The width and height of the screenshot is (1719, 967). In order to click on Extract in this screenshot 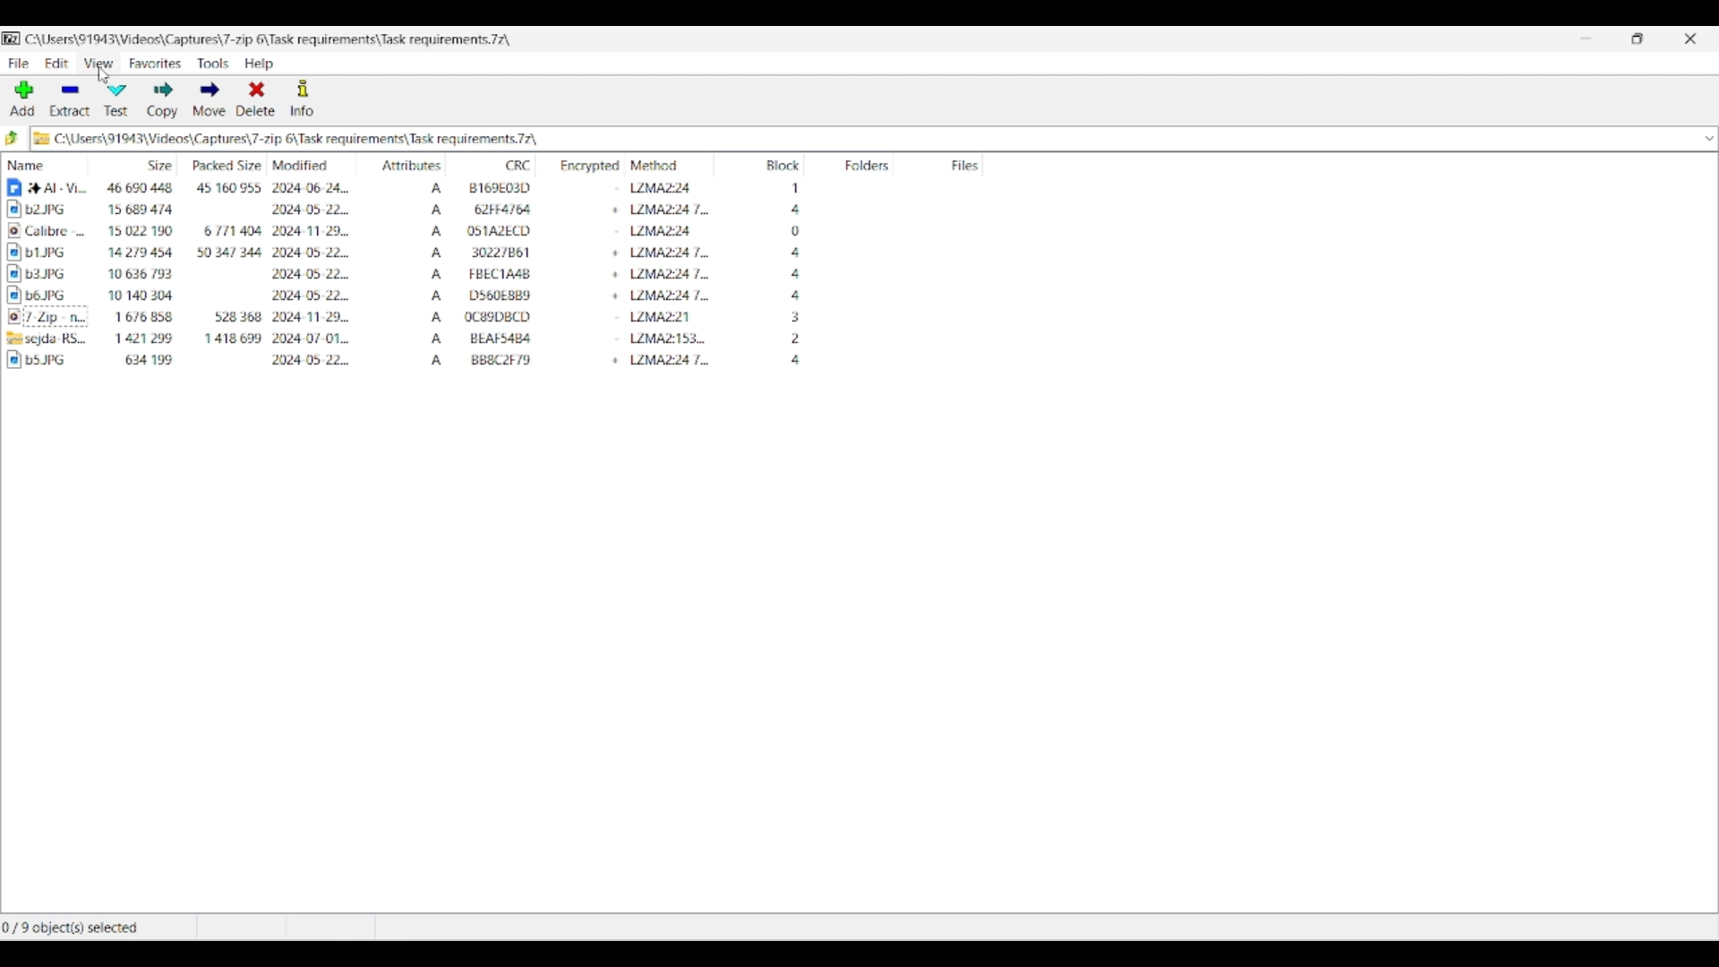, I will do `click(70, 100)`.